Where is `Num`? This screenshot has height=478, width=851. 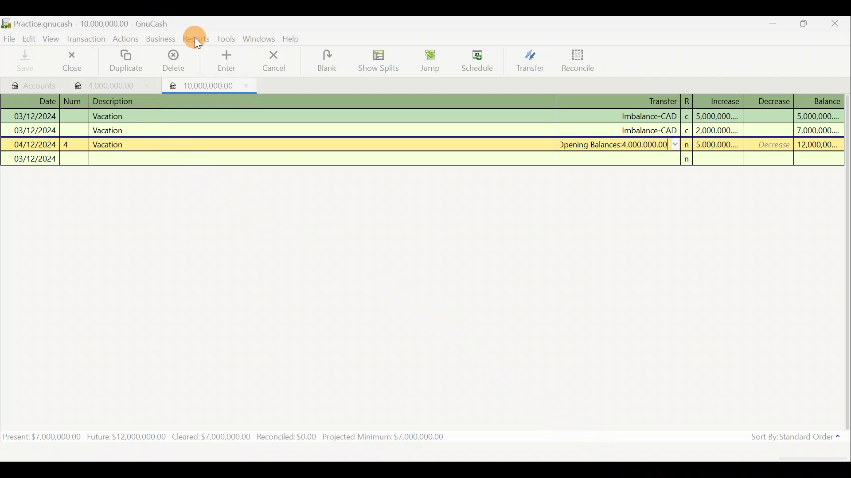 Num is located at coordinates (74, 101).